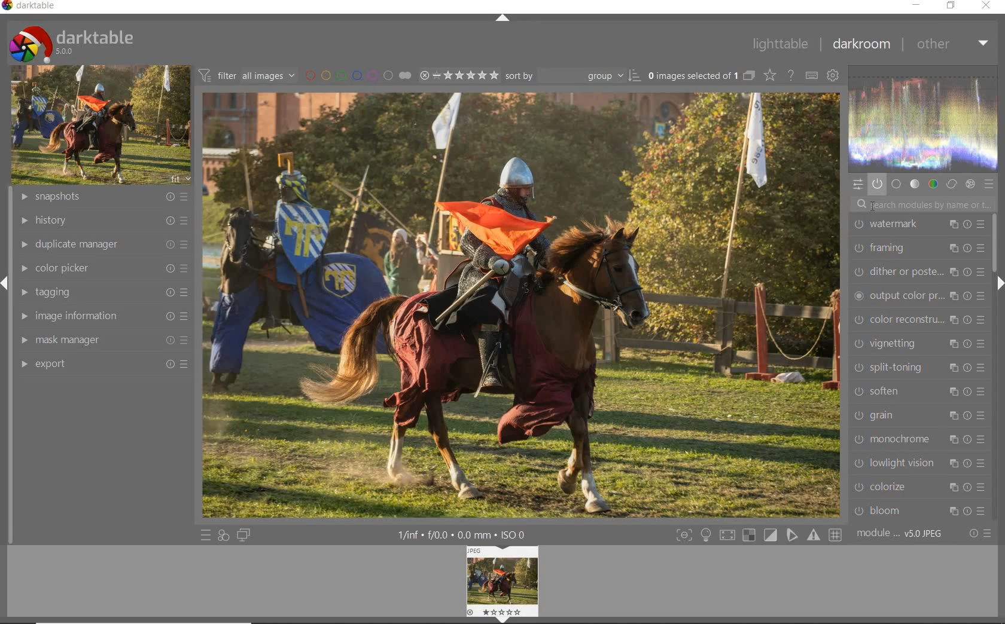 This screenshot has height=624, width=1005. Describe the element at coordinates (905, 533) in the screenshot. I see `module order` at that location.